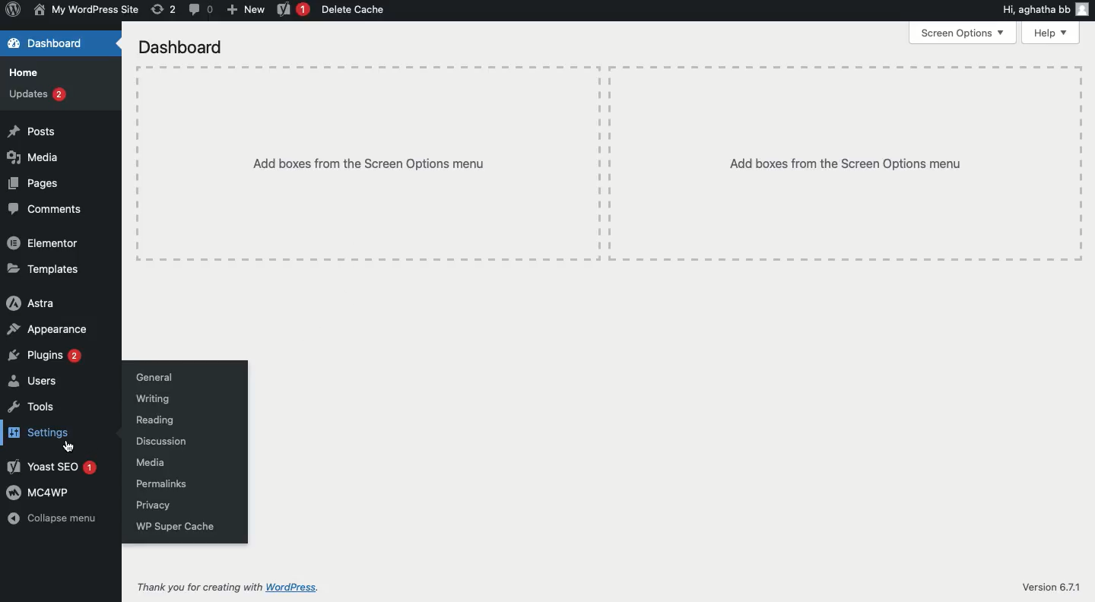 The height and width of the screenshot is (602, 1095). What do you see at coordinates (30, 407) in the screenshot?
I see `Tools` at bounding box center [30, 407].